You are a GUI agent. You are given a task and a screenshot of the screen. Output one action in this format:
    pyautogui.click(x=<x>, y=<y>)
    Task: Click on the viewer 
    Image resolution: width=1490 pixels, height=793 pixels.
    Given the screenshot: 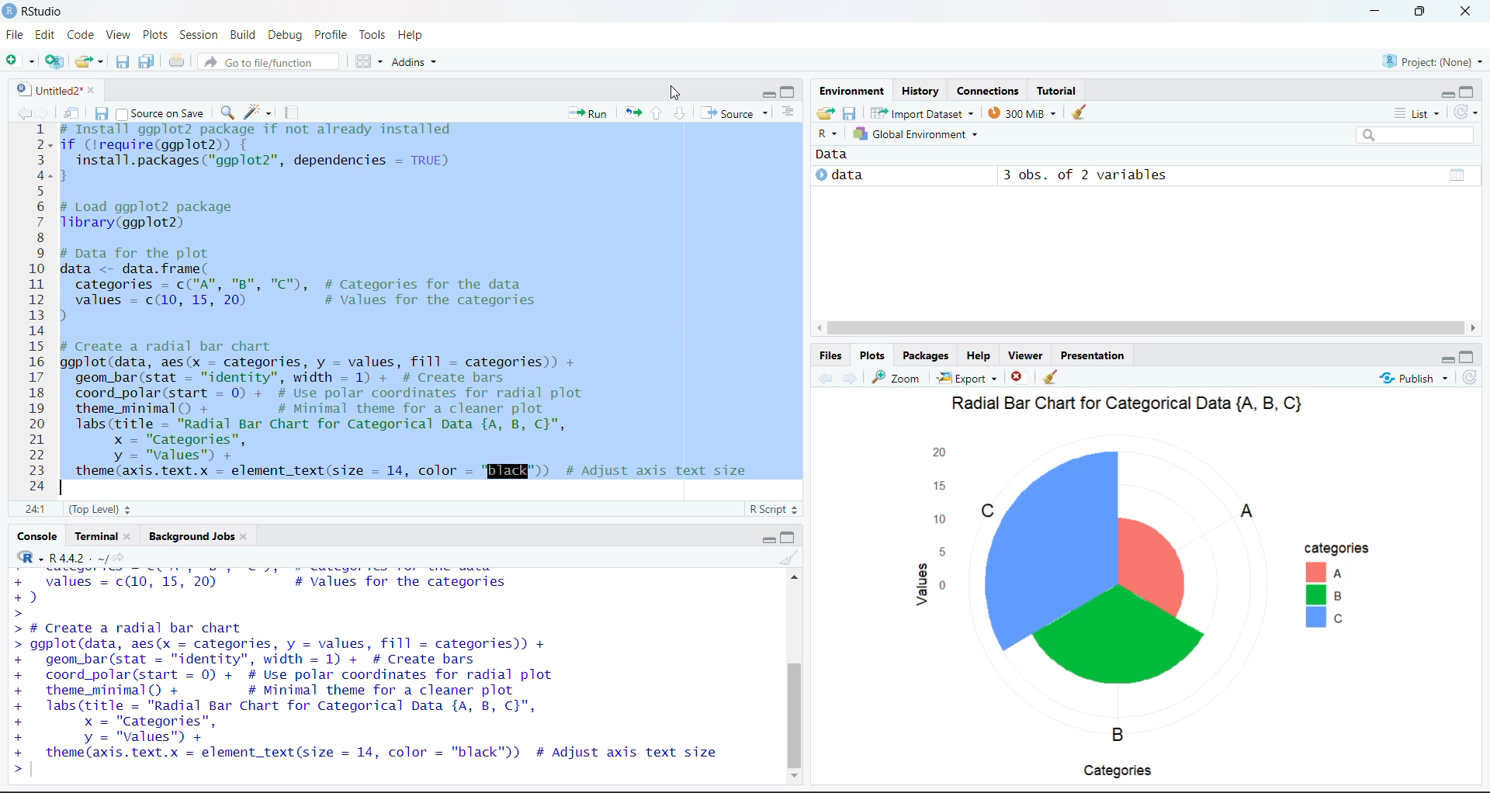 What is the action you would take?
    pyautogui.click(x=1027, y=354)
    